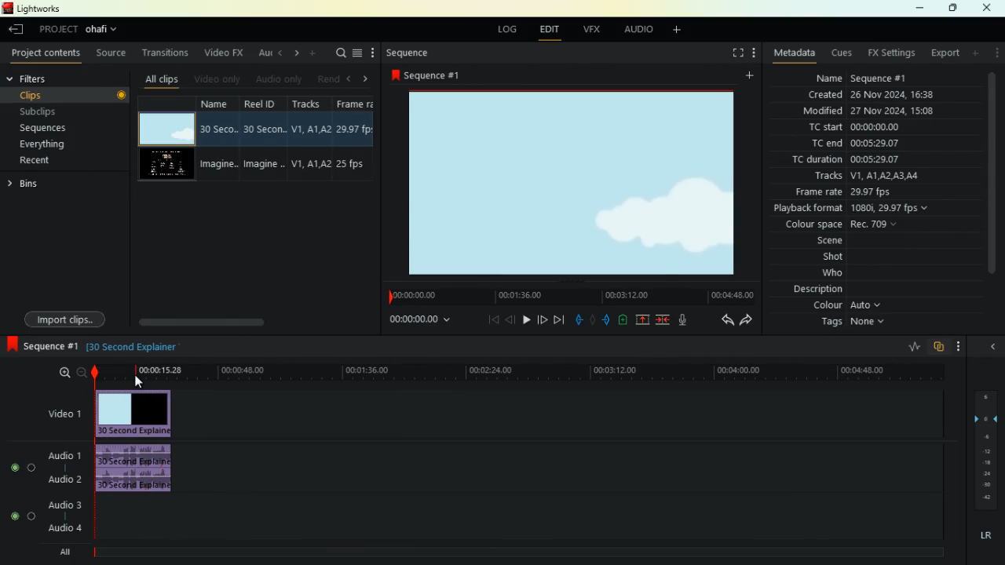 The image size is (1005, 565). What do you see at coordinates (973, 53) in the screenshot?
I see `add` at bounding box center [973, 53].